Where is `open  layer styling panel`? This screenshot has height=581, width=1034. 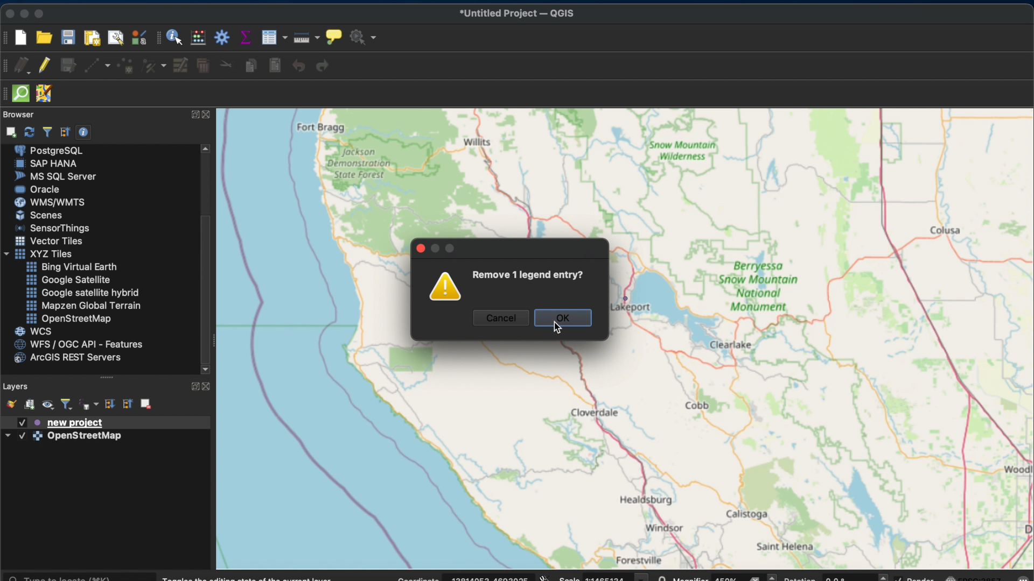
open  layer styling panel is located at coordinates (9, 403).